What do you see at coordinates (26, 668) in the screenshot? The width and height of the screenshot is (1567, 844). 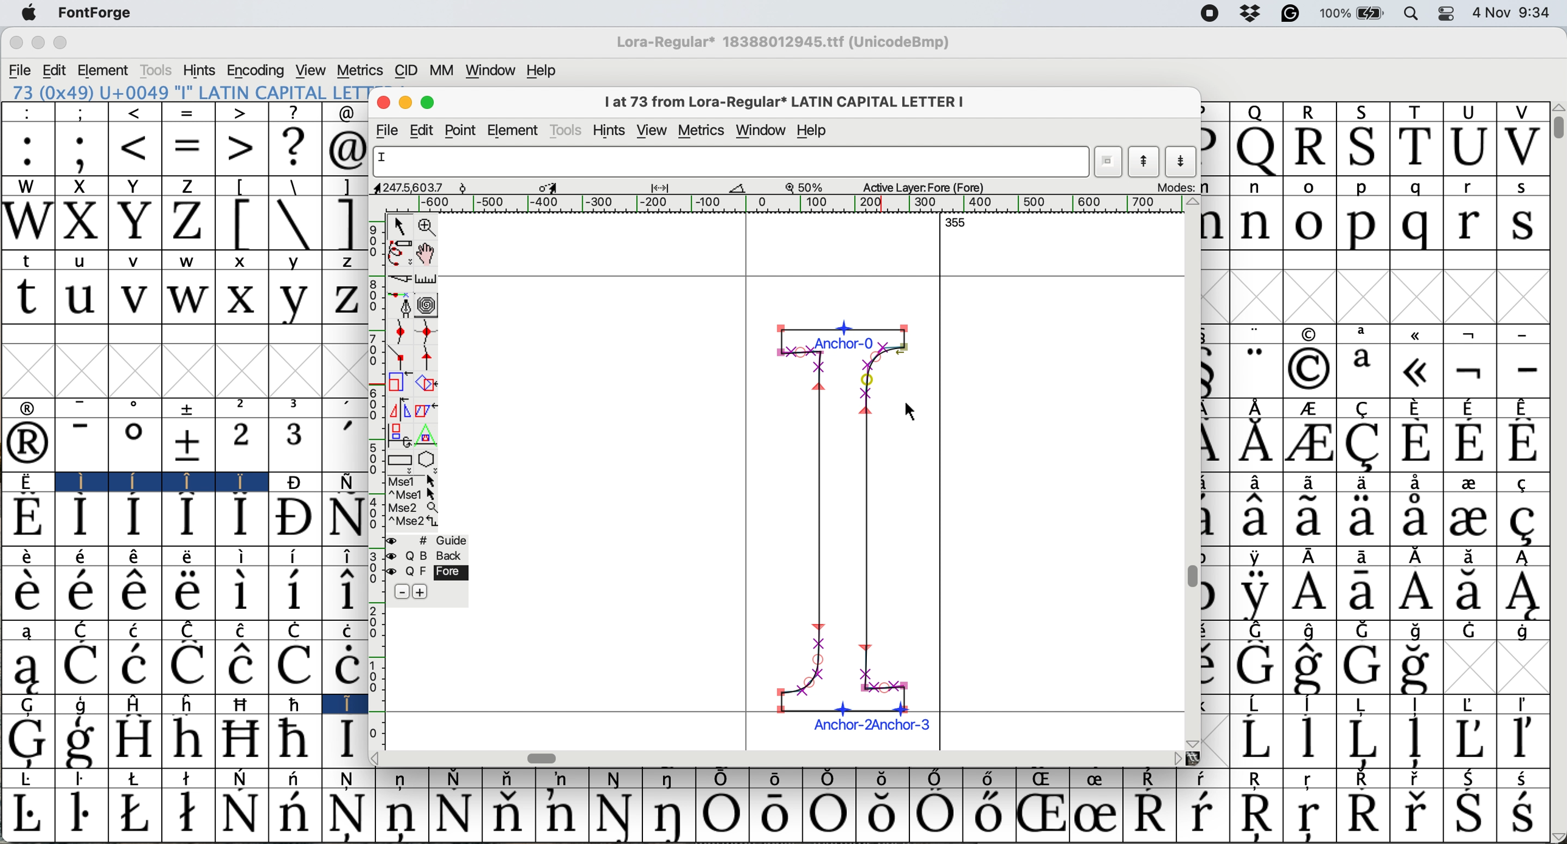 I see `Symbol` at bounding box center [26, 668].